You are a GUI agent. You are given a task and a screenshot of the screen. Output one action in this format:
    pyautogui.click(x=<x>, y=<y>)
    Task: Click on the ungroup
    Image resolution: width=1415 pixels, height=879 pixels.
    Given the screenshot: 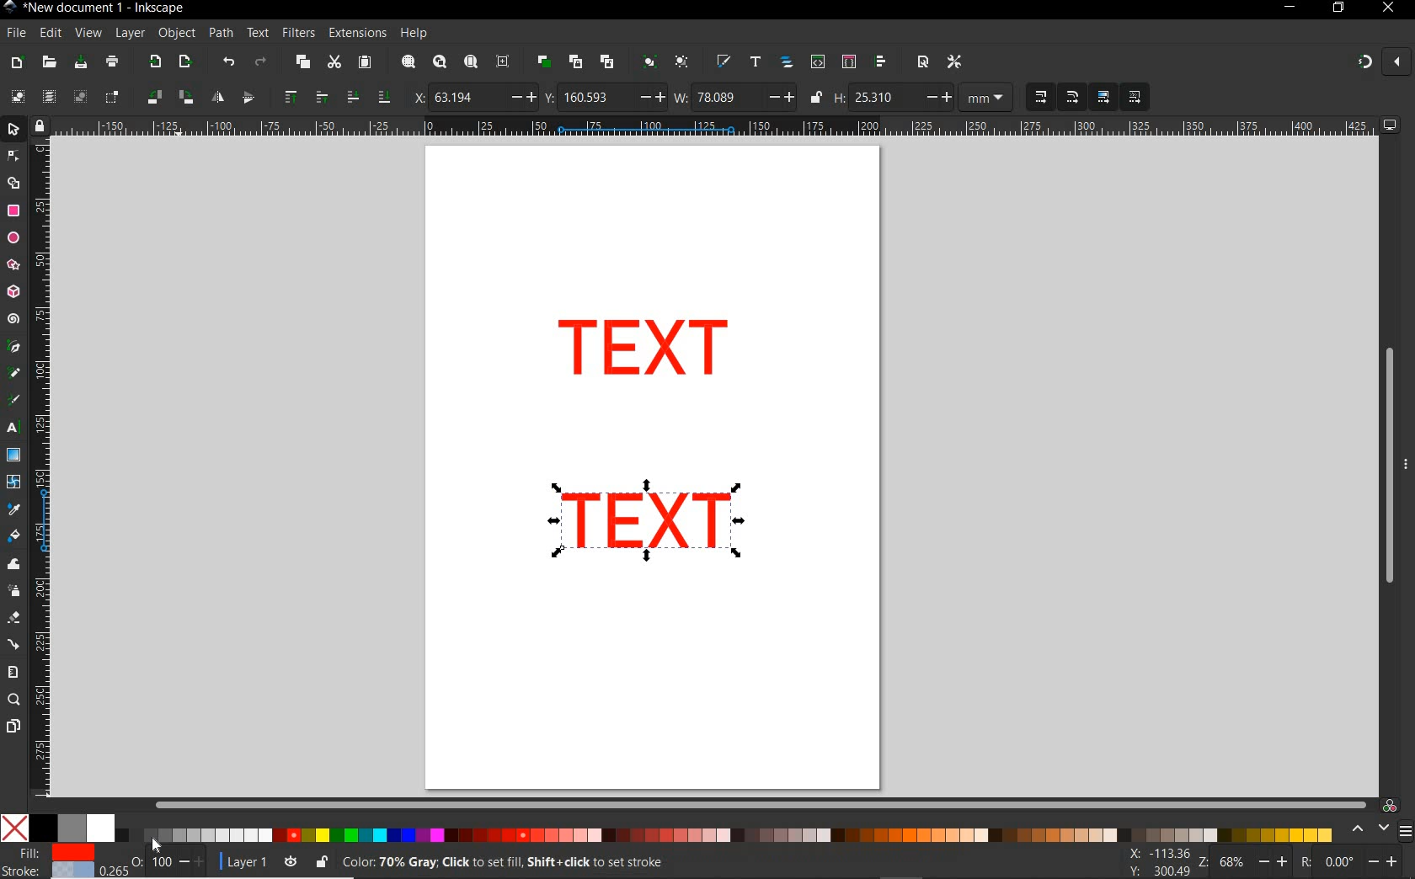 What is the action you would take?
    pyautogui.click(x=681, y=63)
    